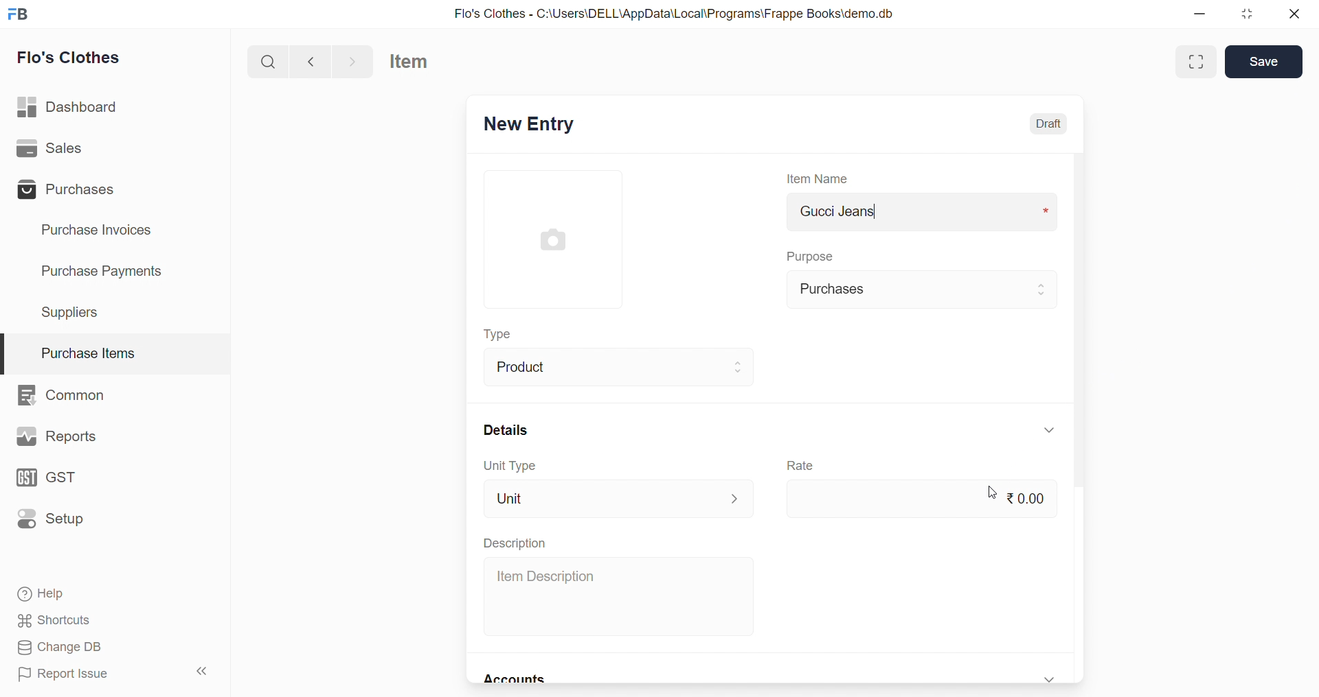 Image resolution: width=1319 pixels, height=697 pixels. Describe the element at coordinates (109, 647) in the screenshot. I see `Change DB` at that location.